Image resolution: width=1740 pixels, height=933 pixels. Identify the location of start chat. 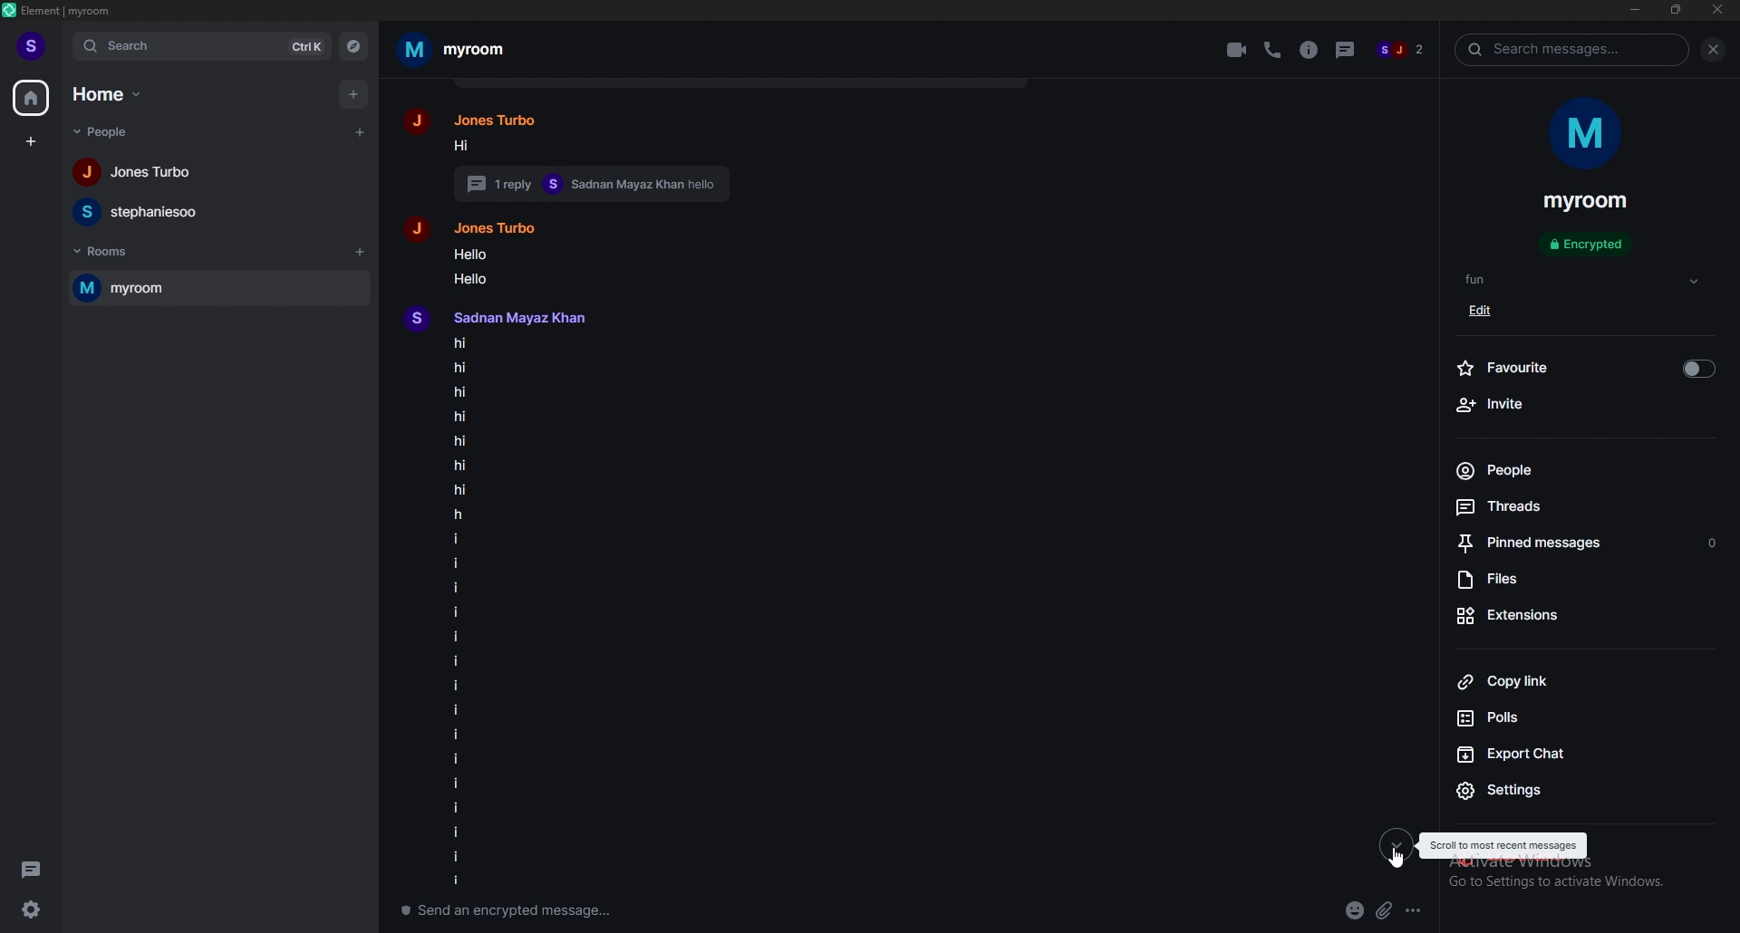
(359, 133).